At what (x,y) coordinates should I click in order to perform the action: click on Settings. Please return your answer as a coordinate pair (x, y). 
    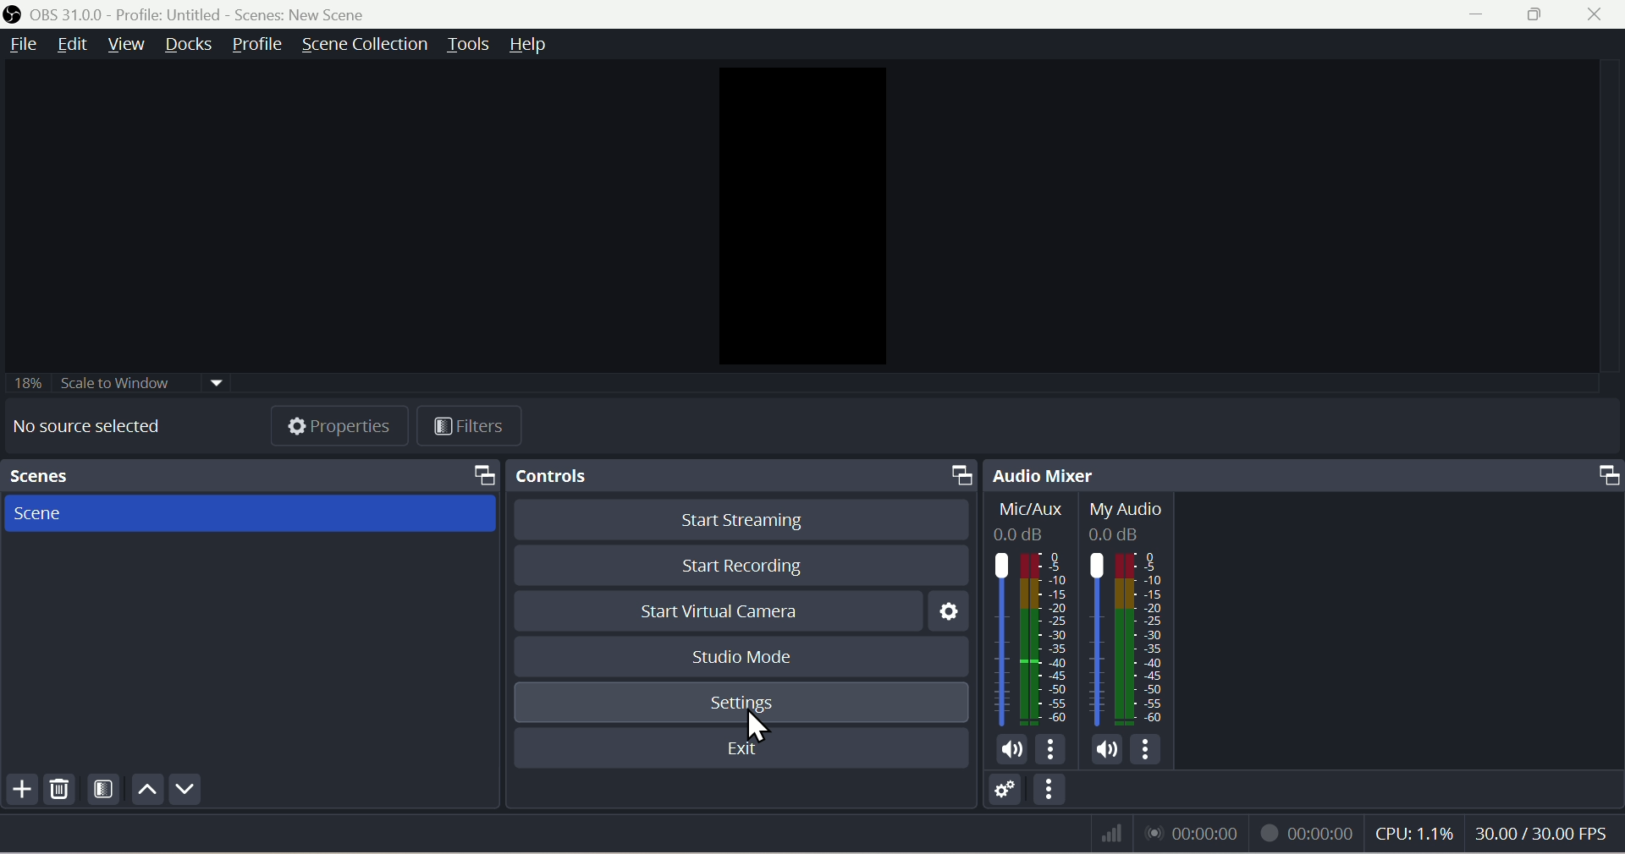
    Looking at the image, I should click on (948, 610).